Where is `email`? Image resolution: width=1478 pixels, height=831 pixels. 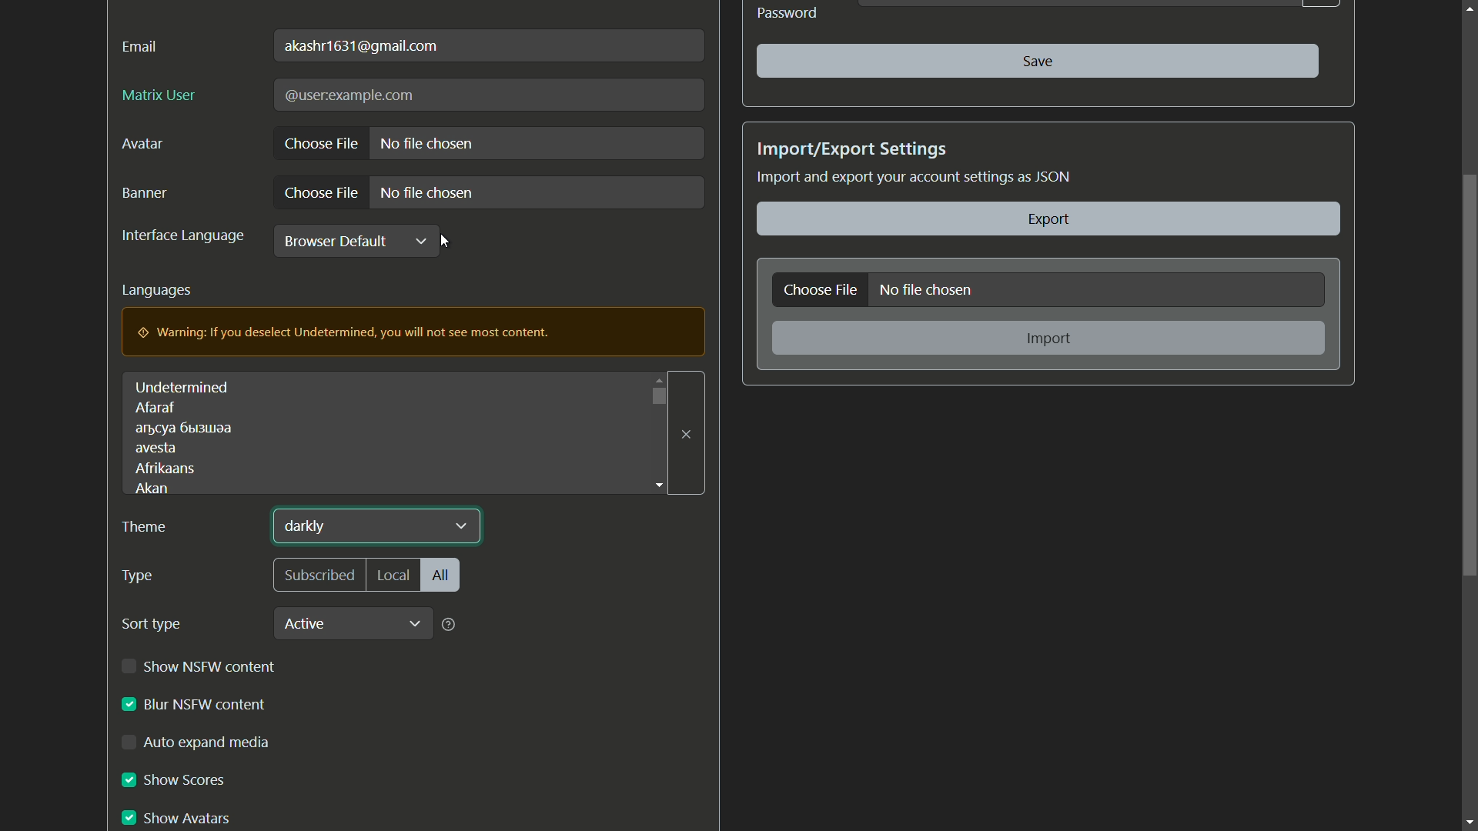 email is located at coordinates (140, 45).